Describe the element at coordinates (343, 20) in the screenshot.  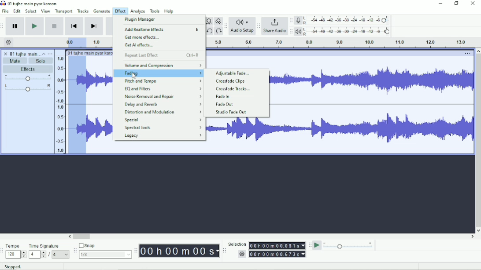
I see `Record Meter` at that location.